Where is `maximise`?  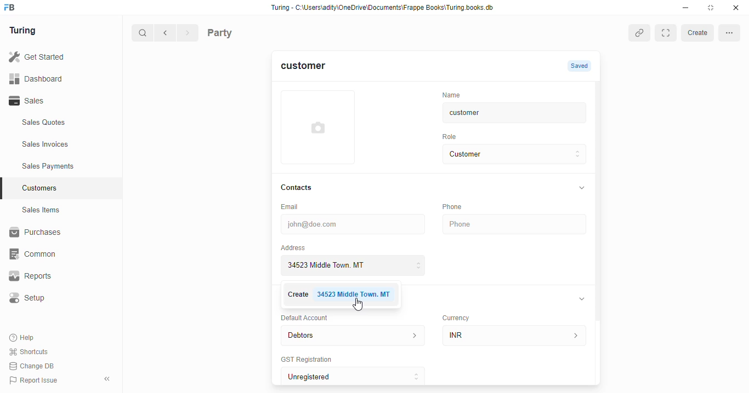 maximise is located at coordinates (713, 8).